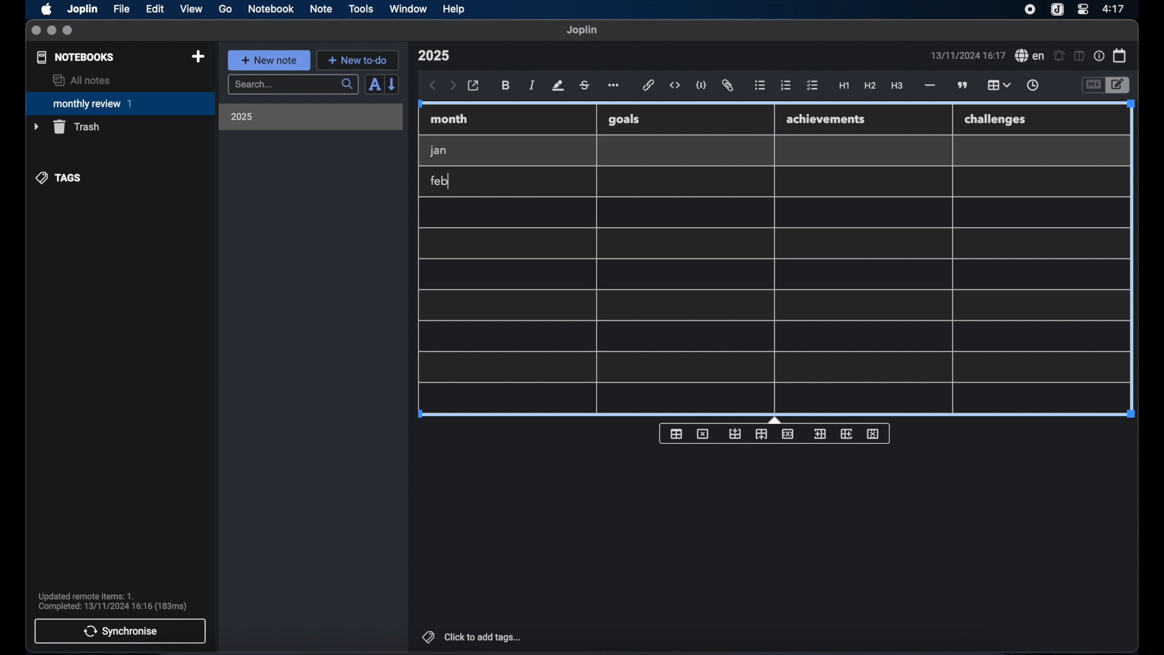  Describe the element at coordinates (532, 85) in the screenshot. I see `italic` at that location.